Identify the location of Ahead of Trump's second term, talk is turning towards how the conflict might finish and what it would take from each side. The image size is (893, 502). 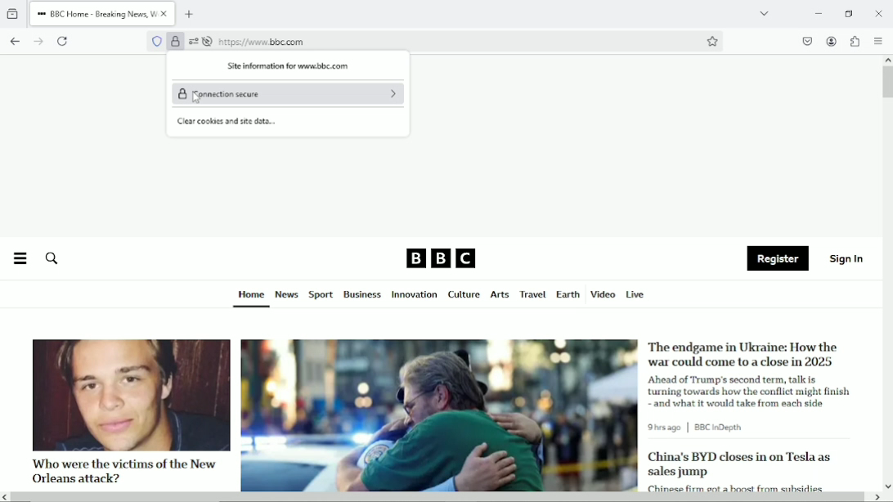
(752, 391).